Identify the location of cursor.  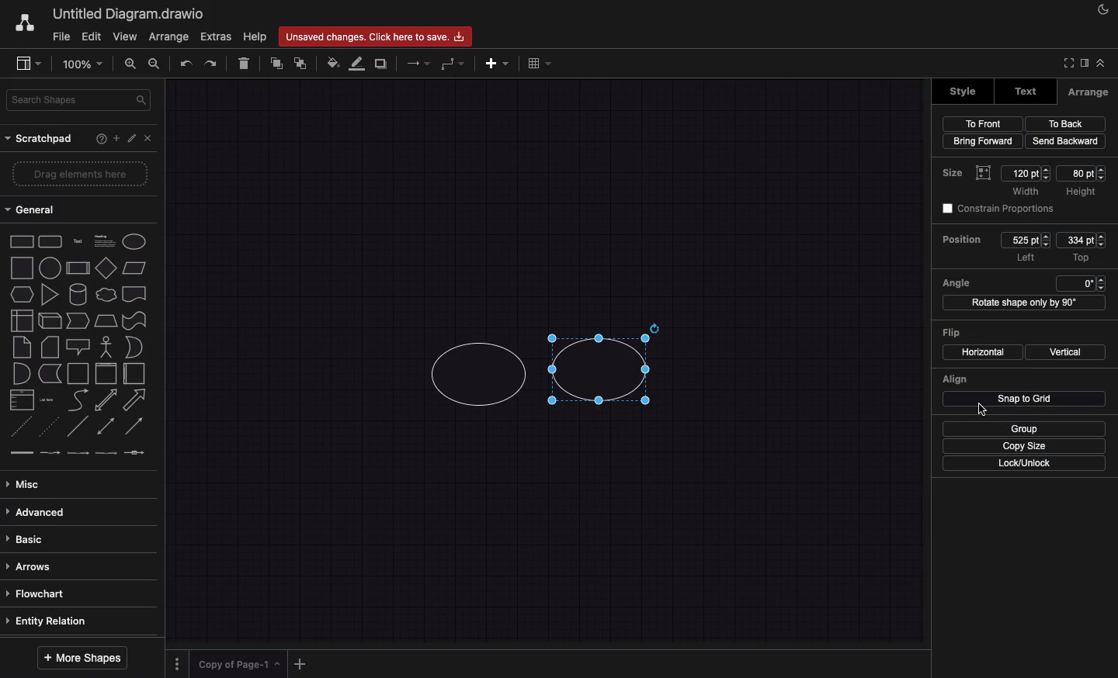
(978, 410).